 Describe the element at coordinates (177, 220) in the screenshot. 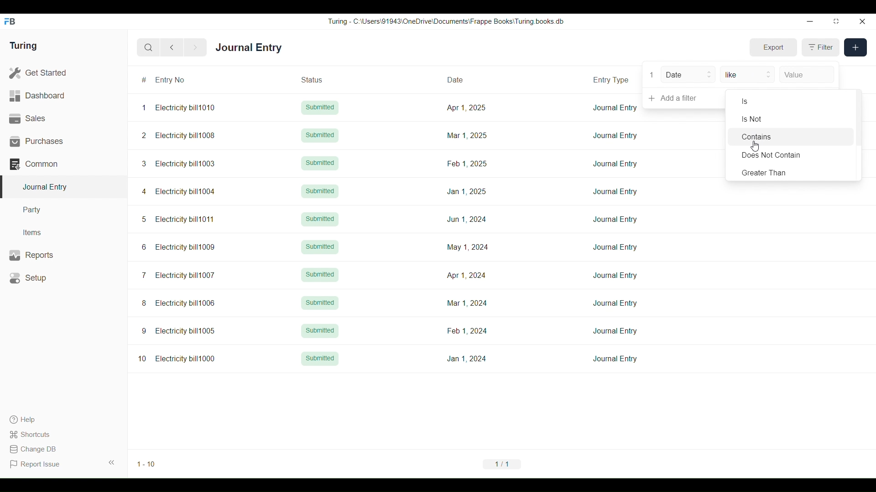

I see `5 Electricity bill1011` at that location.